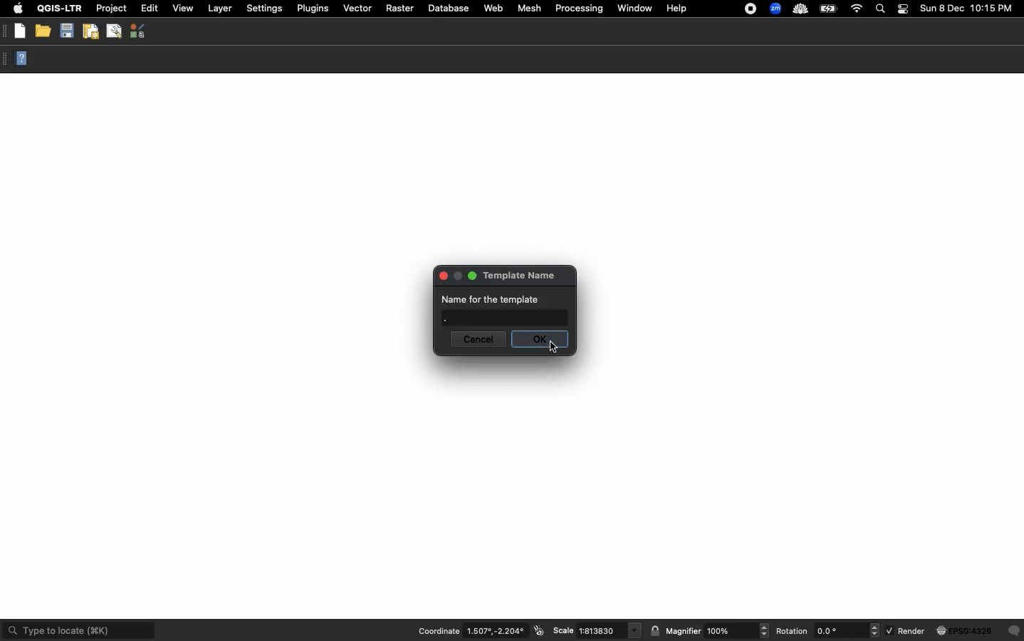 The width and height of the screenshot is (1024, 641). Describe the element at coordinates (356, 9) in the screenshot. I see `Vector` at that location.